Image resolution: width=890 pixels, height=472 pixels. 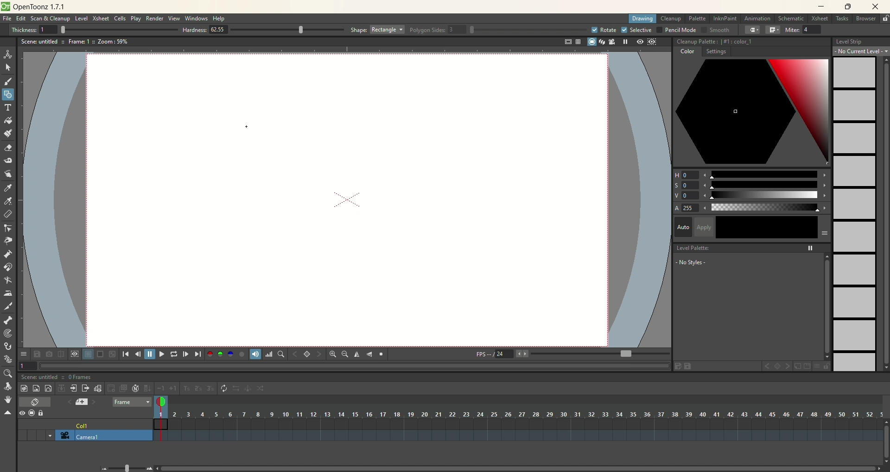 I want to click on toggle Xsheet, so click(x=36, y=403).